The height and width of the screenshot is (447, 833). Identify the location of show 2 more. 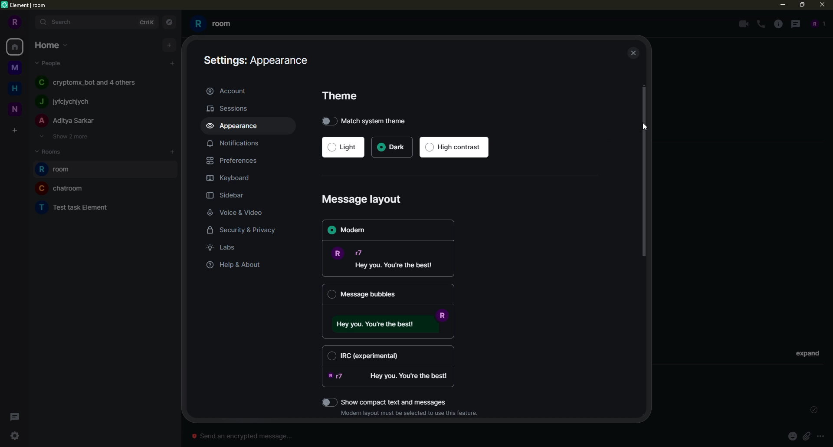
(63, 136).